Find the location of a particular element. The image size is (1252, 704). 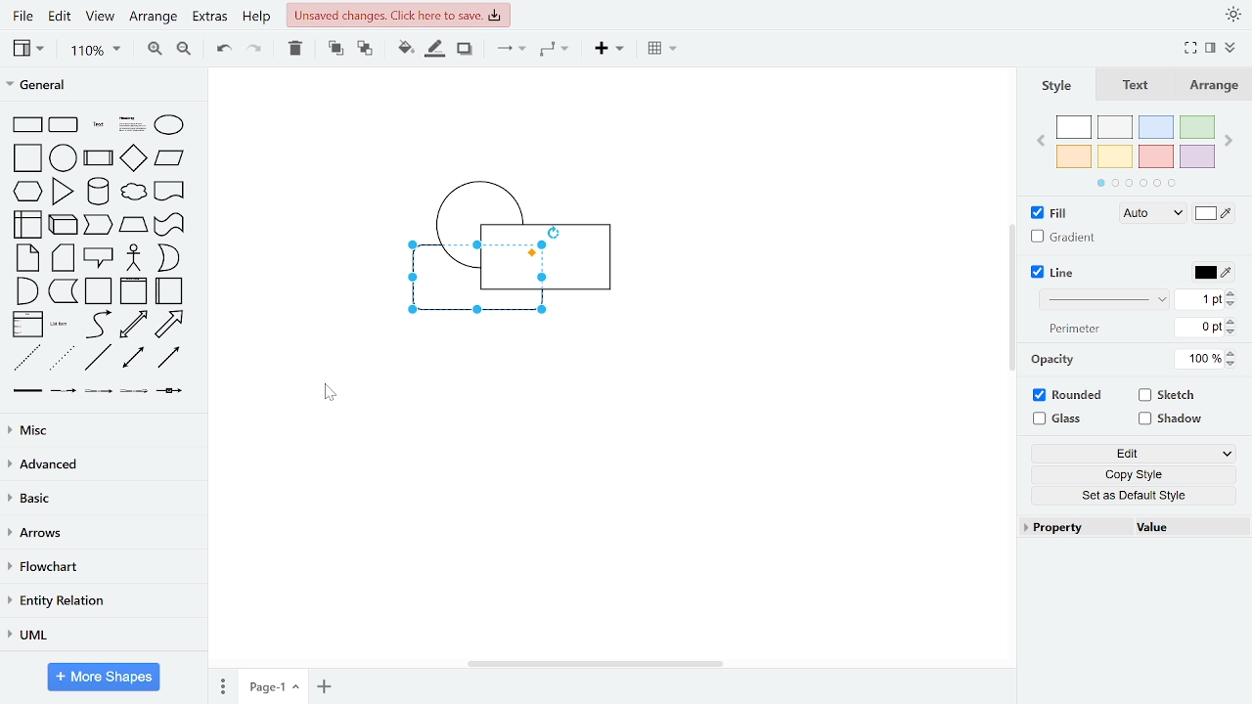

callout is located at coordinates (99, 256).